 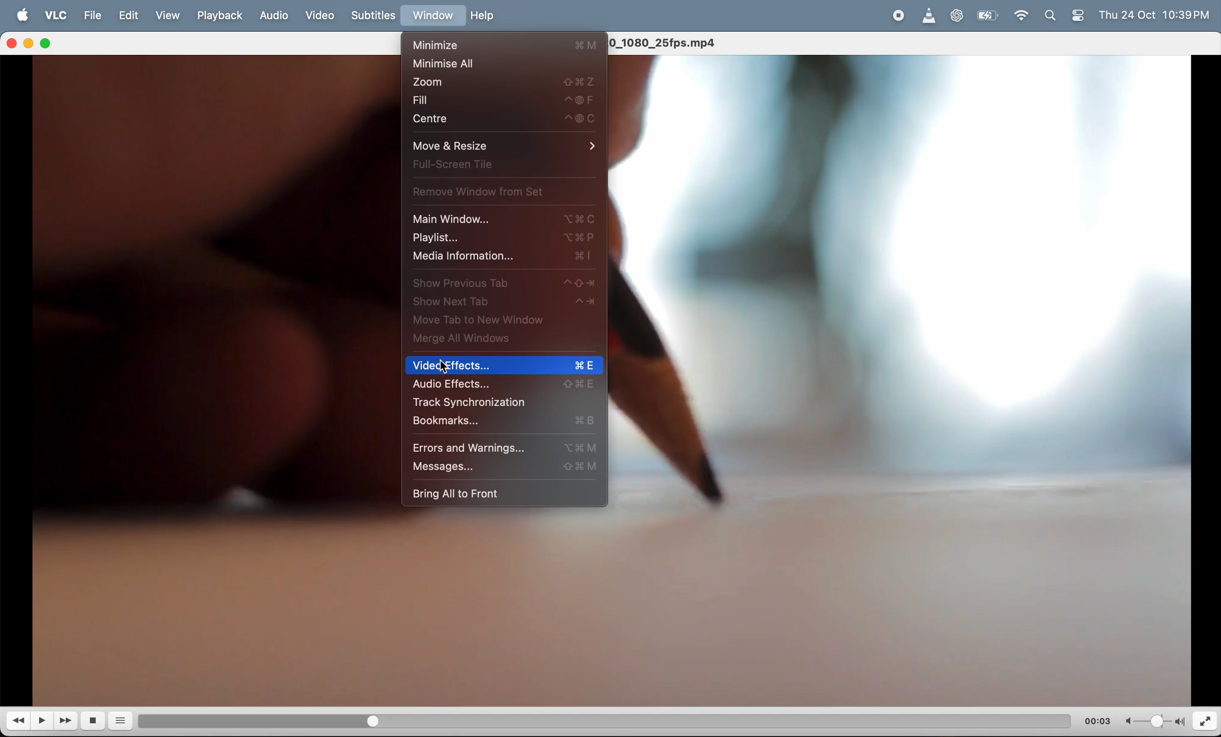 I want to click on bookmarks, so click(x=502, y=423).